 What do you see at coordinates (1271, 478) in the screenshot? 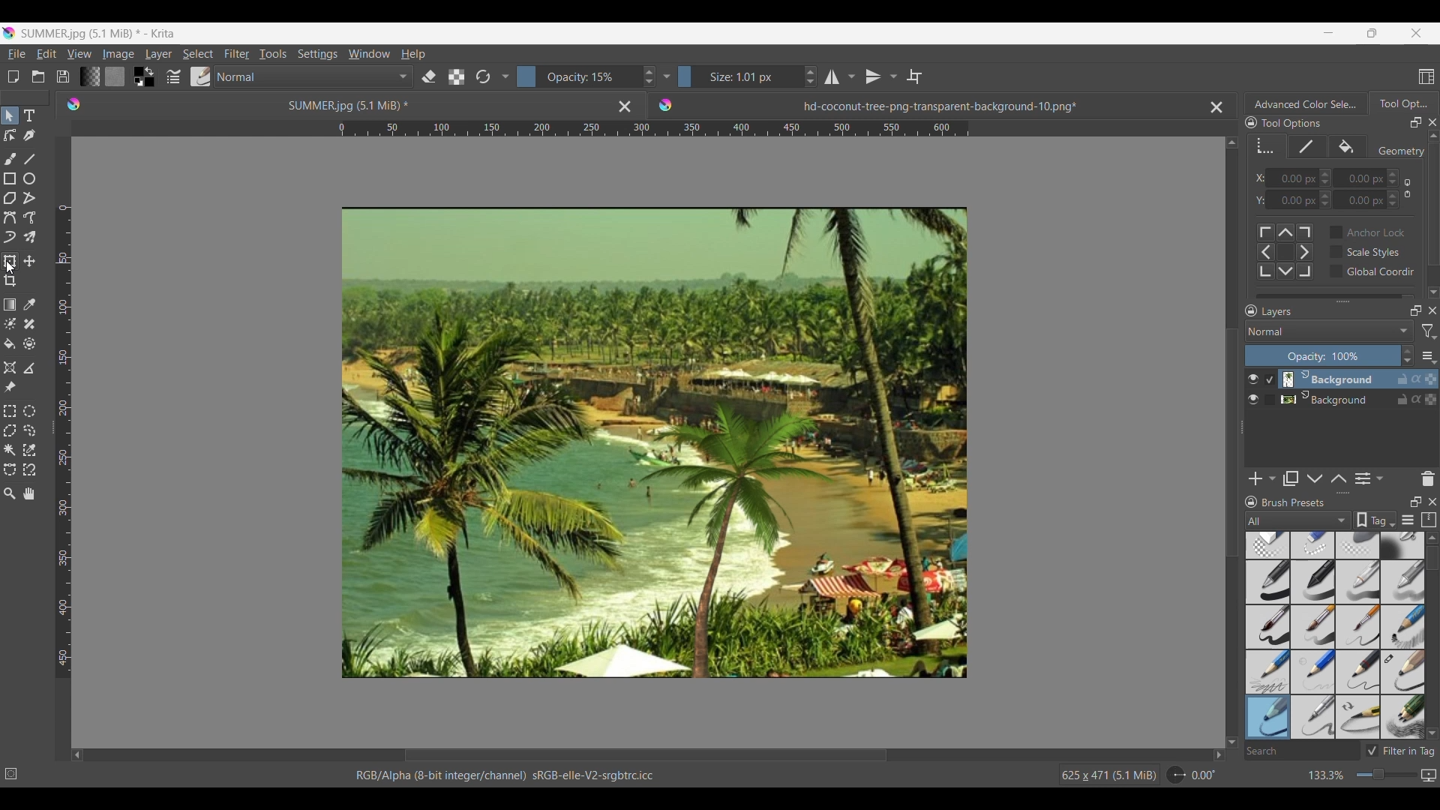
I see `Add new layer option` at bounding box center [1271, 478].